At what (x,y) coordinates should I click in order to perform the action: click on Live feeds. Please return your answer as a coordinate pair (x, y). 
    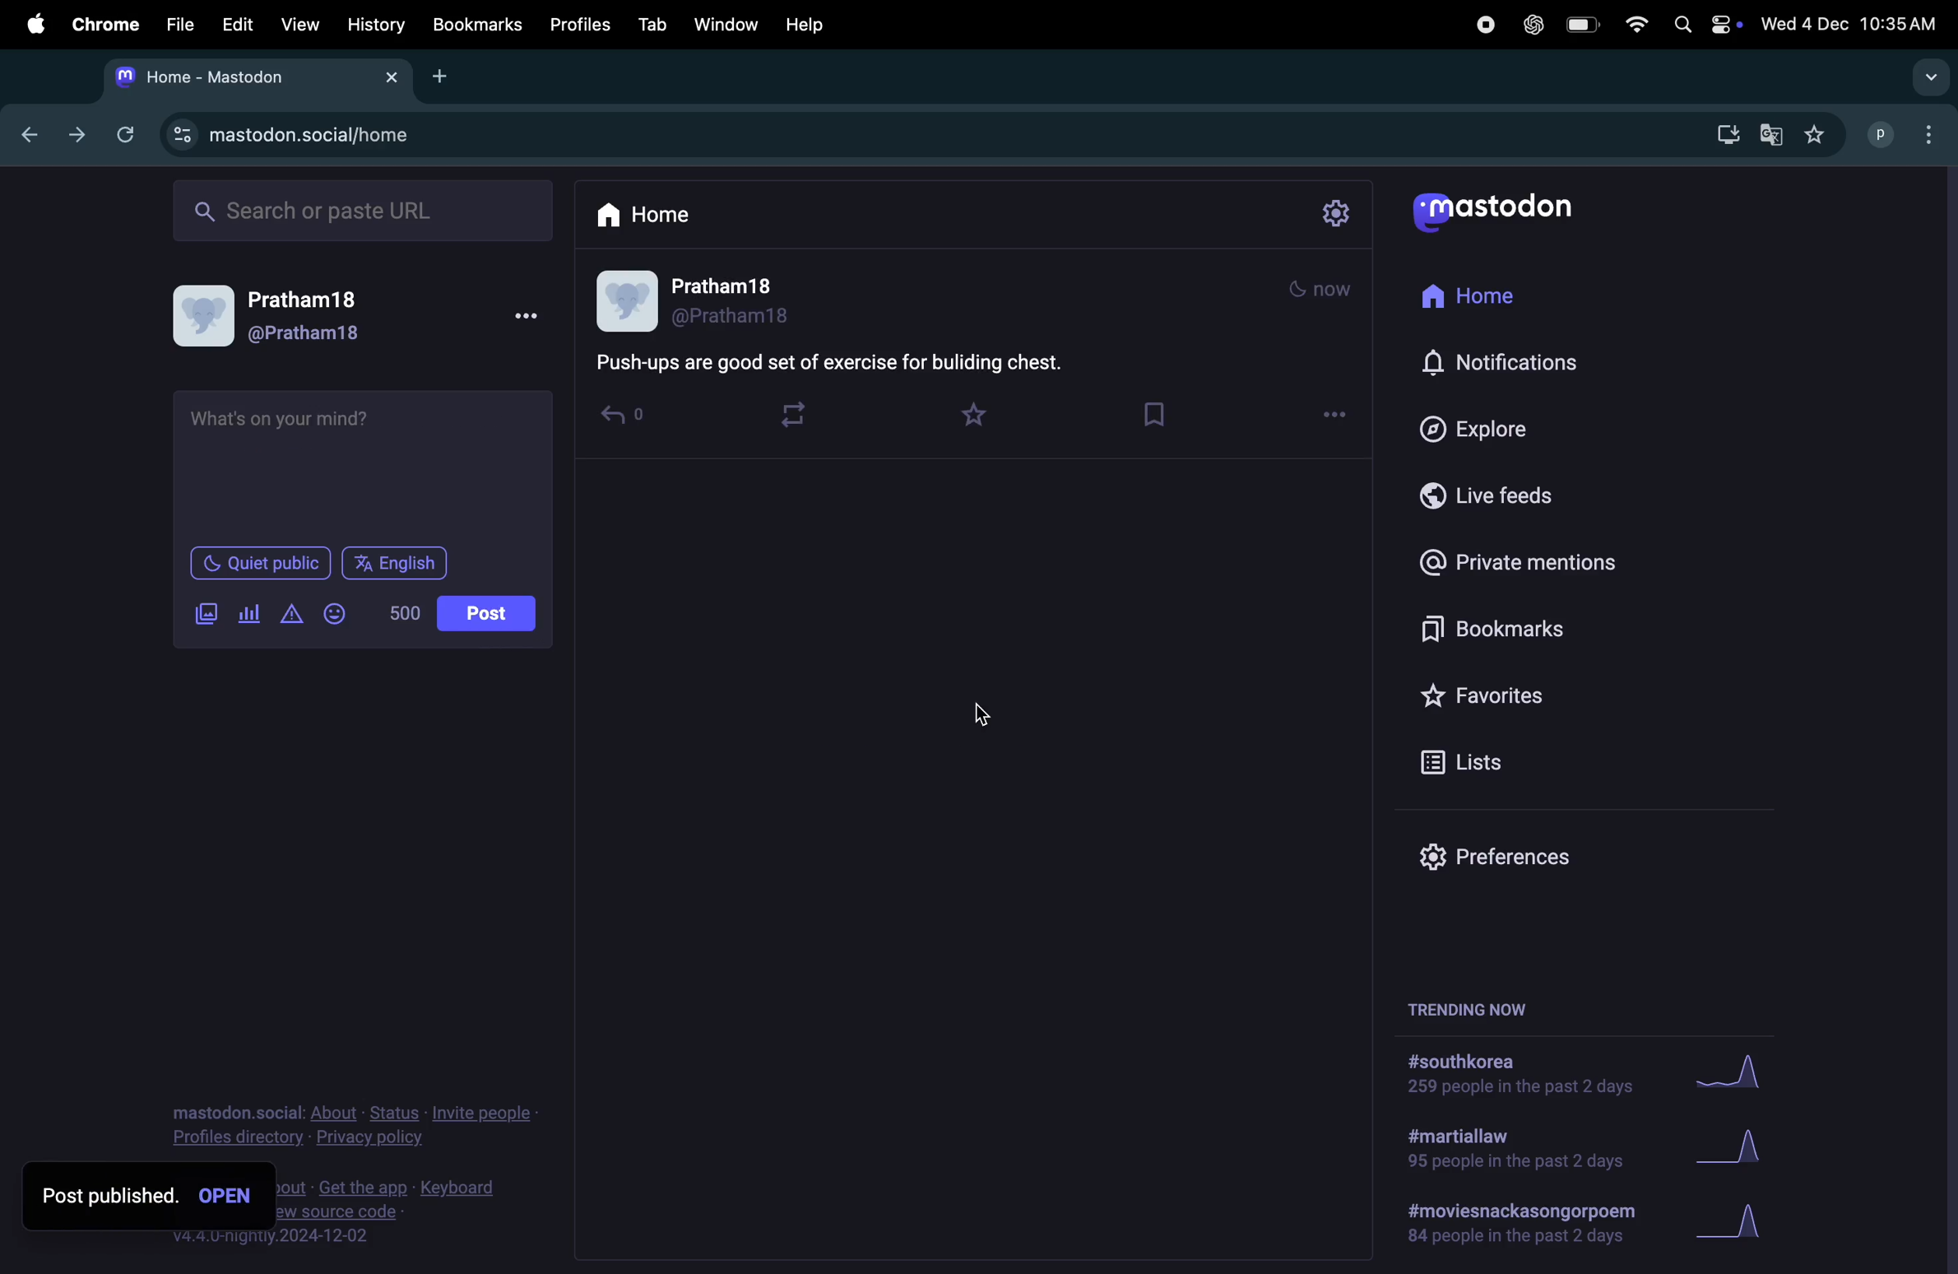
    Looking at the image, I should click on (1487, 492).